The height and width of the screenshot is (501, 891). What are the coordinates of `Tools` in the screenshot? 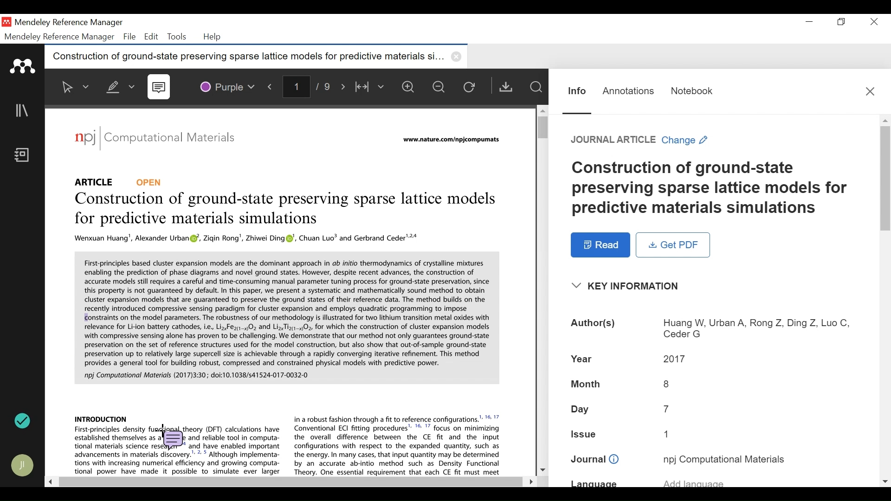 It's located at (176, 37).